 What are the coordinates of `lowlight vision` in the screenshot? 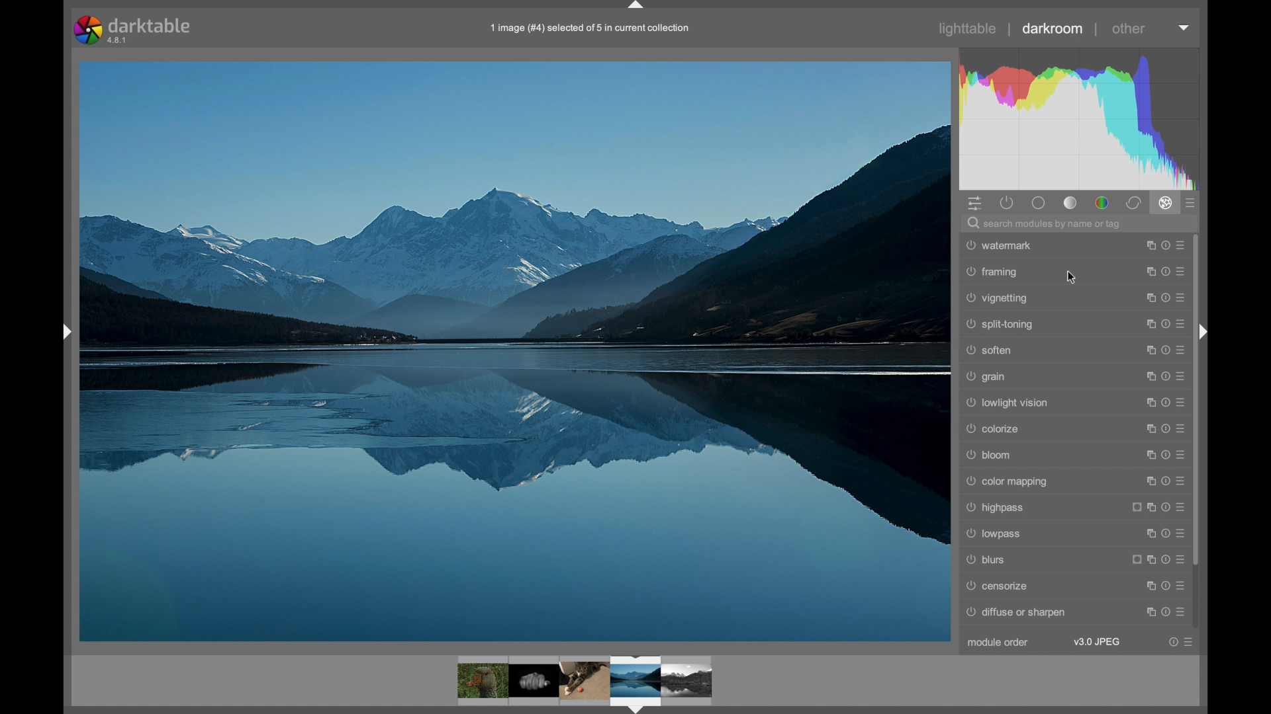 It's located at (1008, 403).